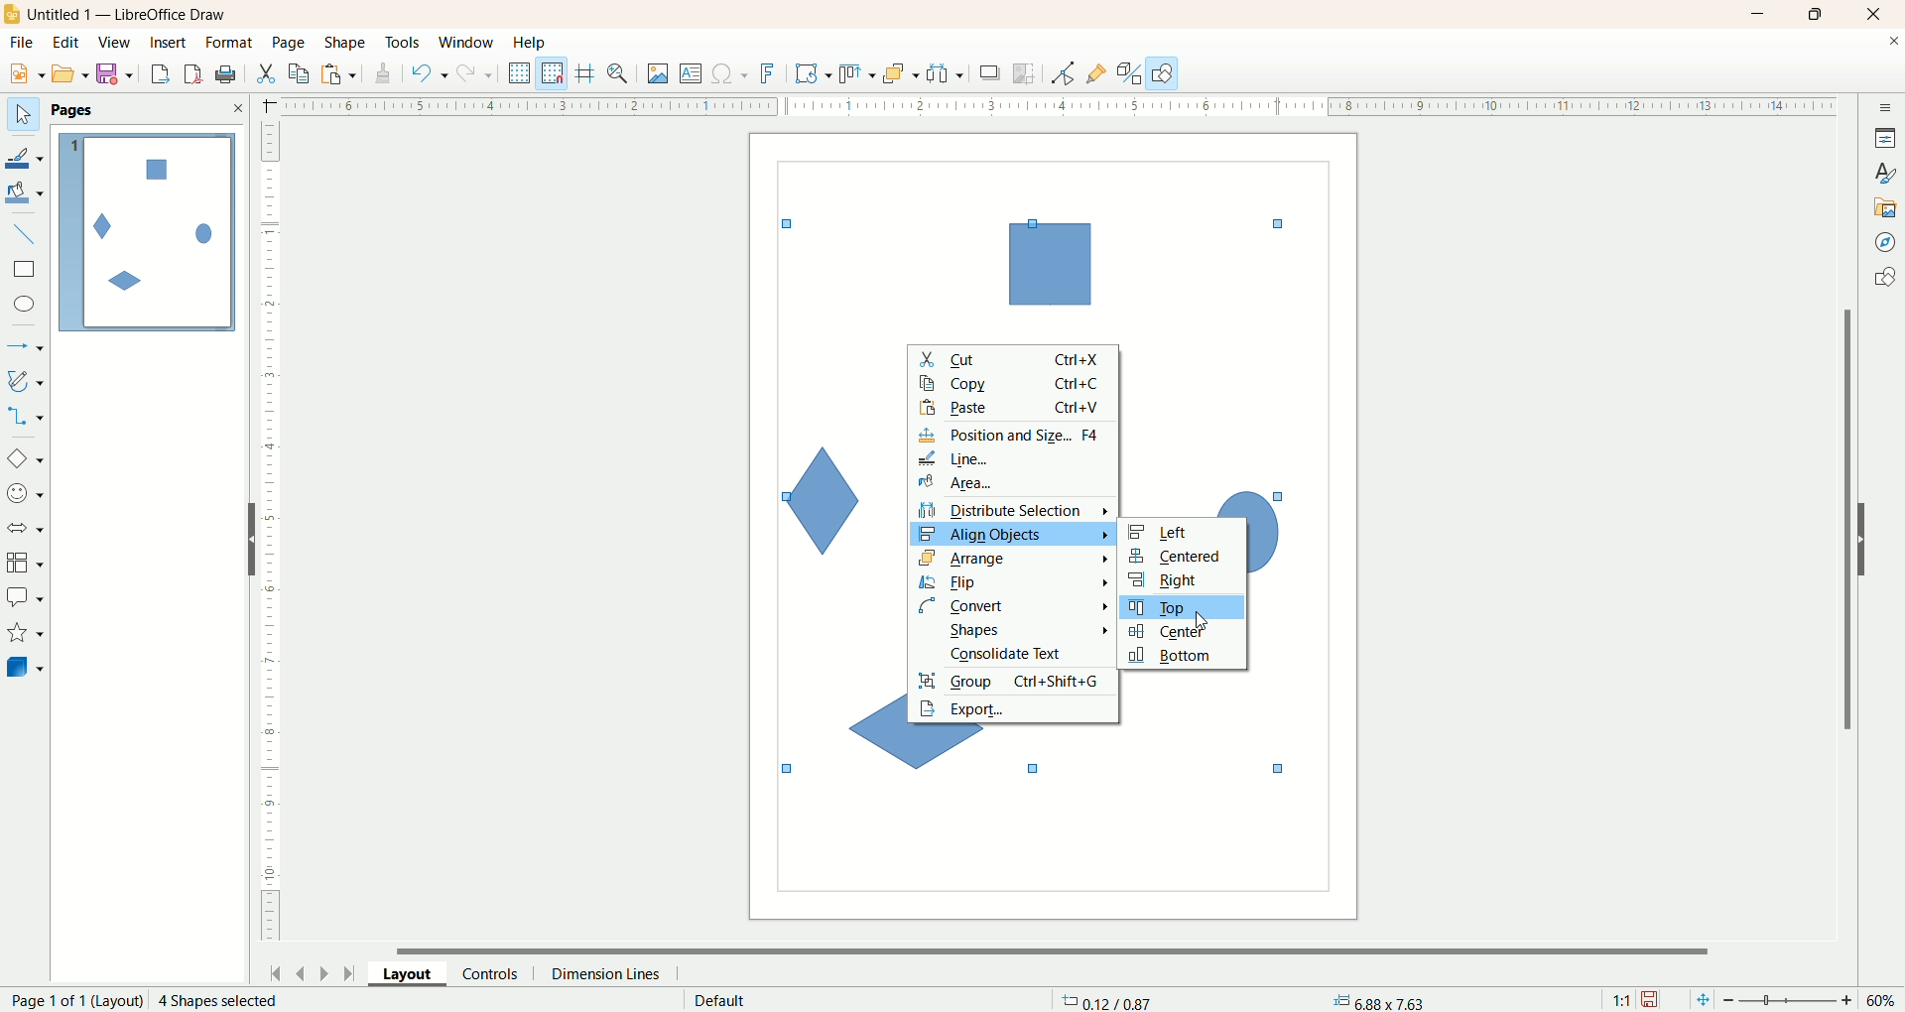  I want to click on unselected shape, so click(872, 732).